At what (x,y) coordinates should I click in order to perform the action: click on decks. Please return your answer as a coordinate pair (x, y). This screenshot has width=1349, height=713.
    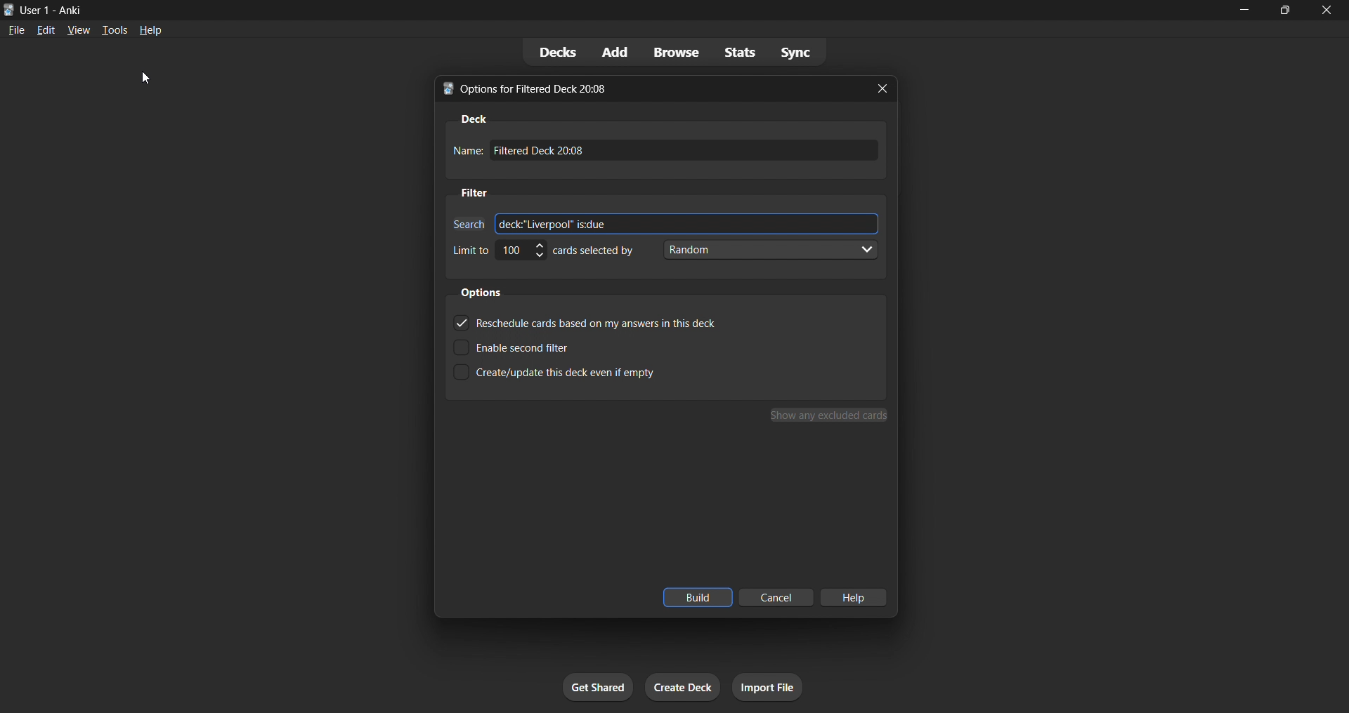
    Looking at the image, I should click on (552, 53).